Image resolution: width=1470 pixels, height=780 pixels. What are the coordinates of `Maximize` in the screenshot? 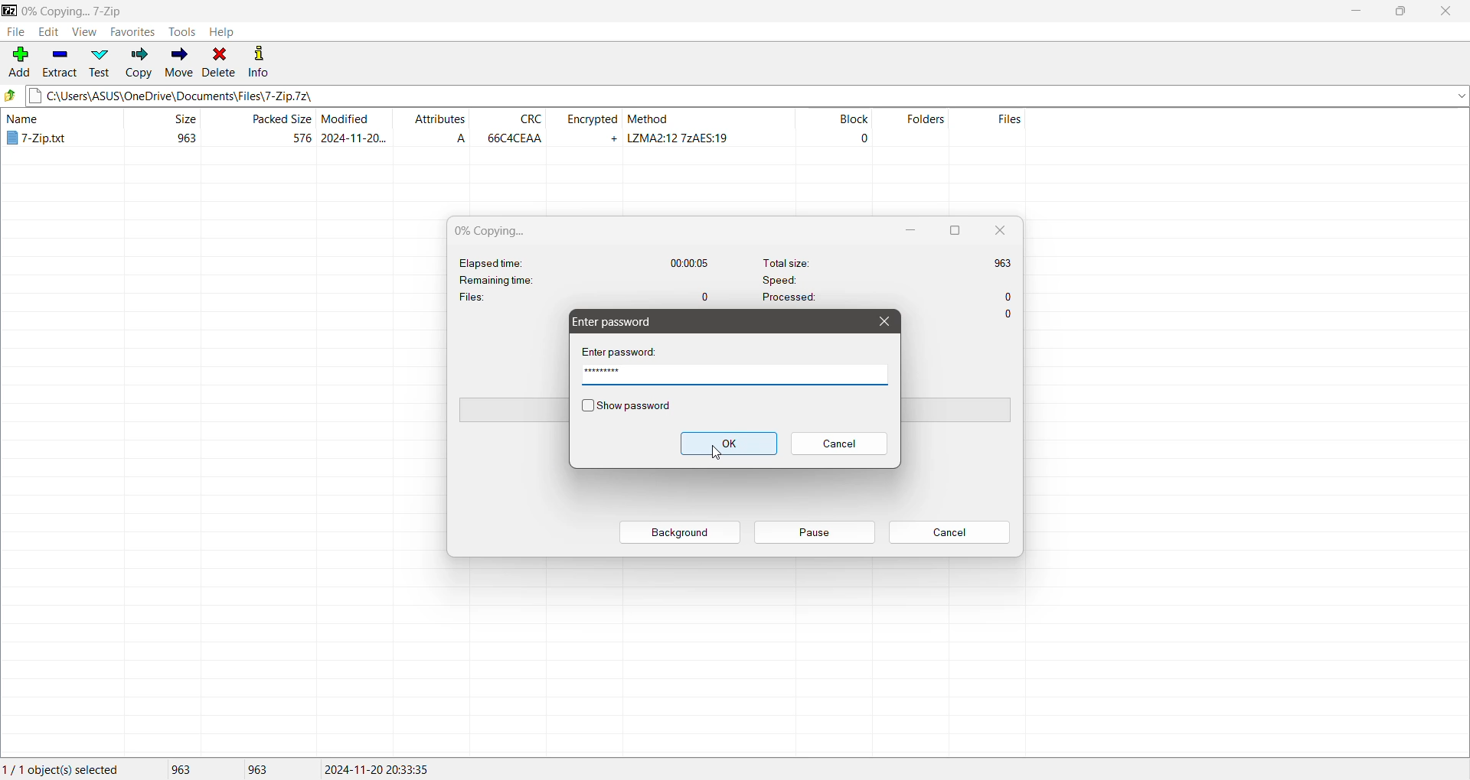 It's located at (952, 230).